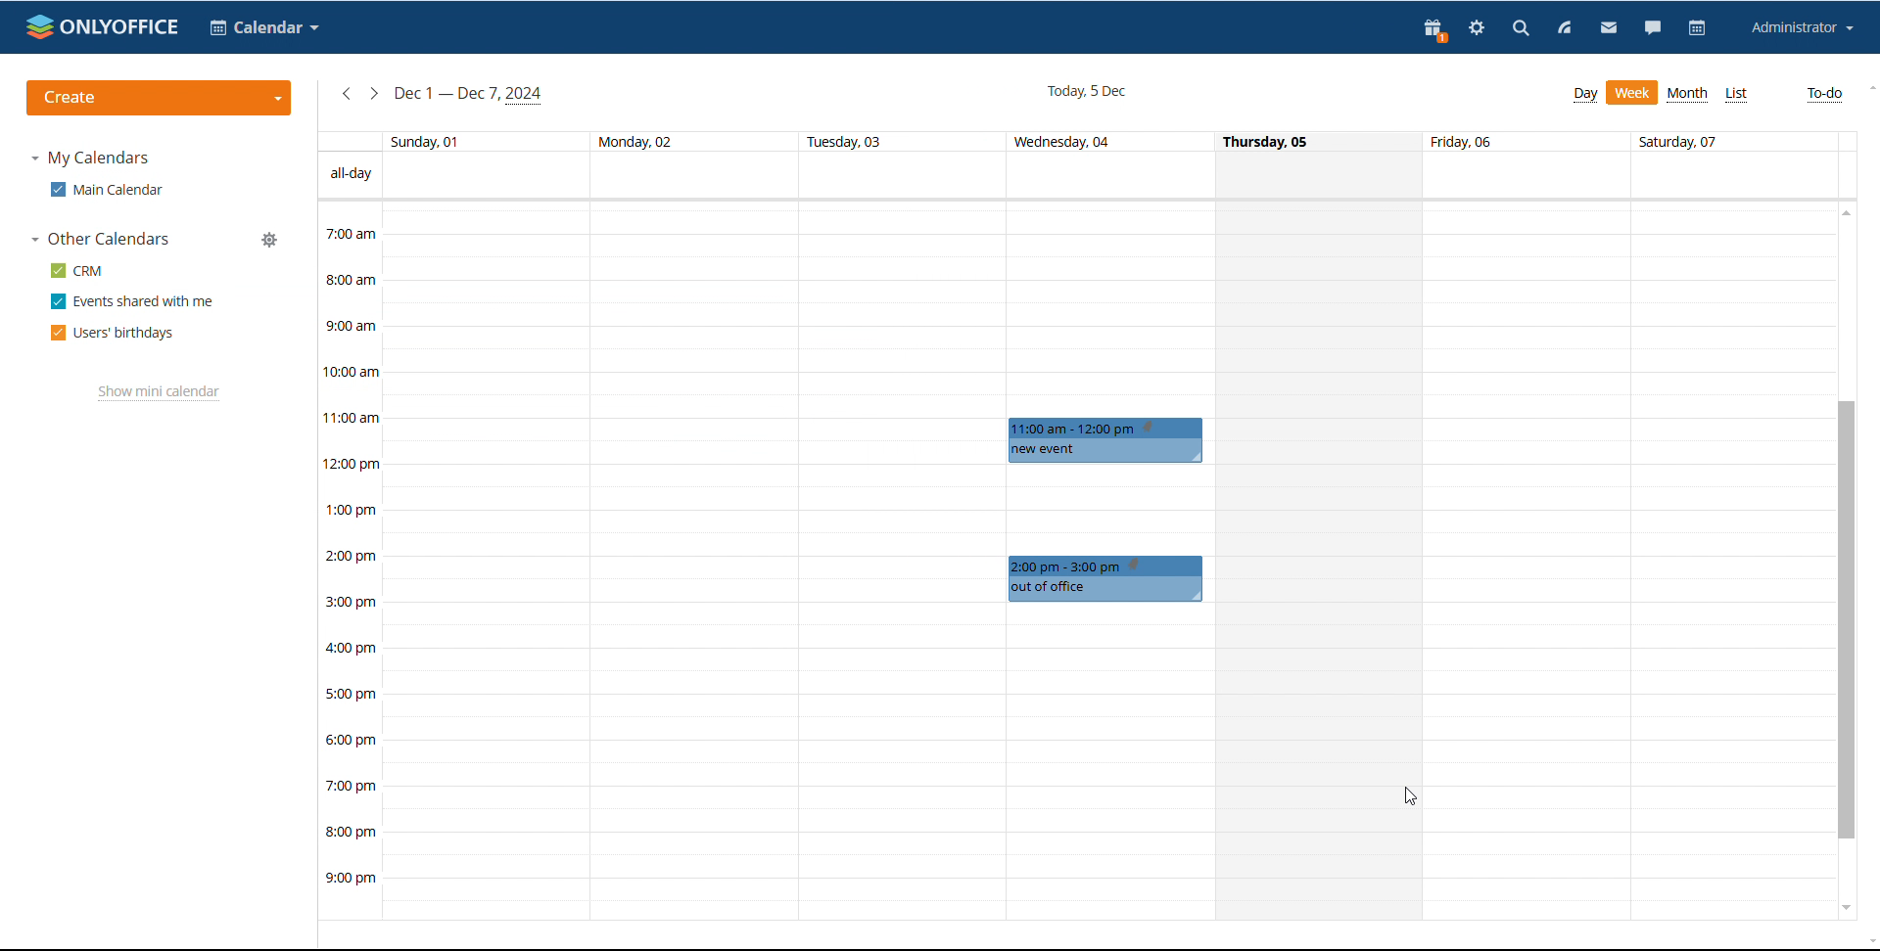 The width and height of the screenshot is (1880, 951). Describe the element at coordinates (1110, 440) in the screenshot. I see `scheduled events` at that location.